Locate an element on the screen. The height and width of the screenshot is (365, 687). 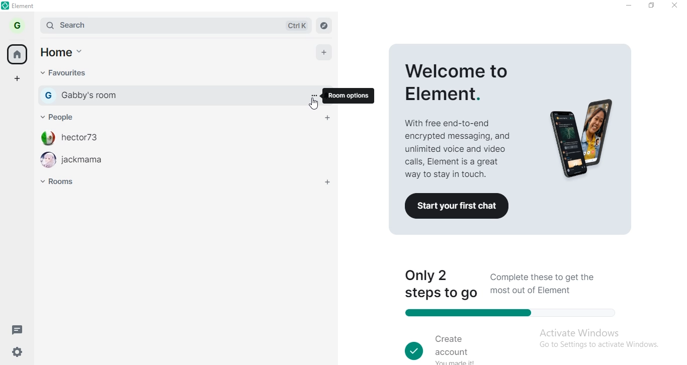
settings is located at coordinates (20, 353).